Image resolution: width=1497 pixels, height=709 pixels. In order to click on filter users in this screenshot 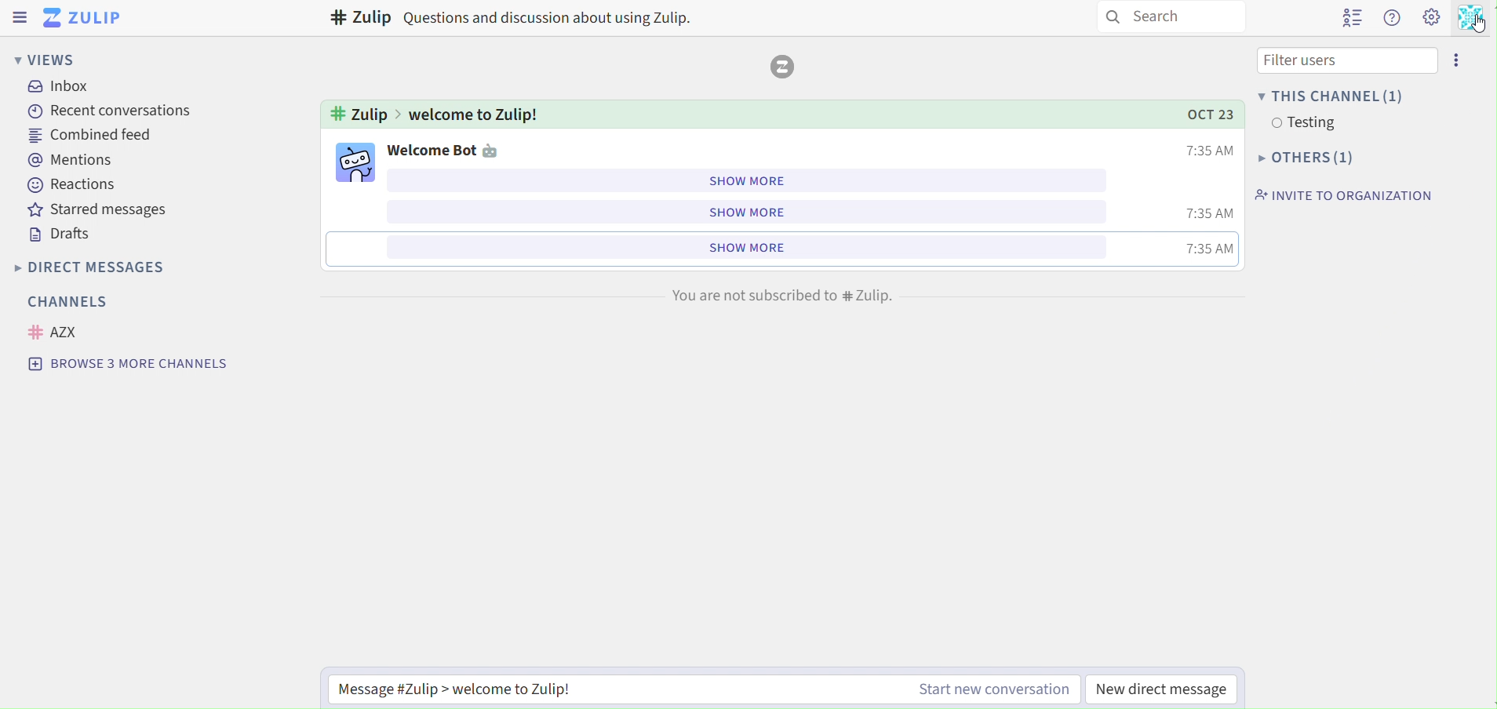, I will do `click(1339, 60)`.